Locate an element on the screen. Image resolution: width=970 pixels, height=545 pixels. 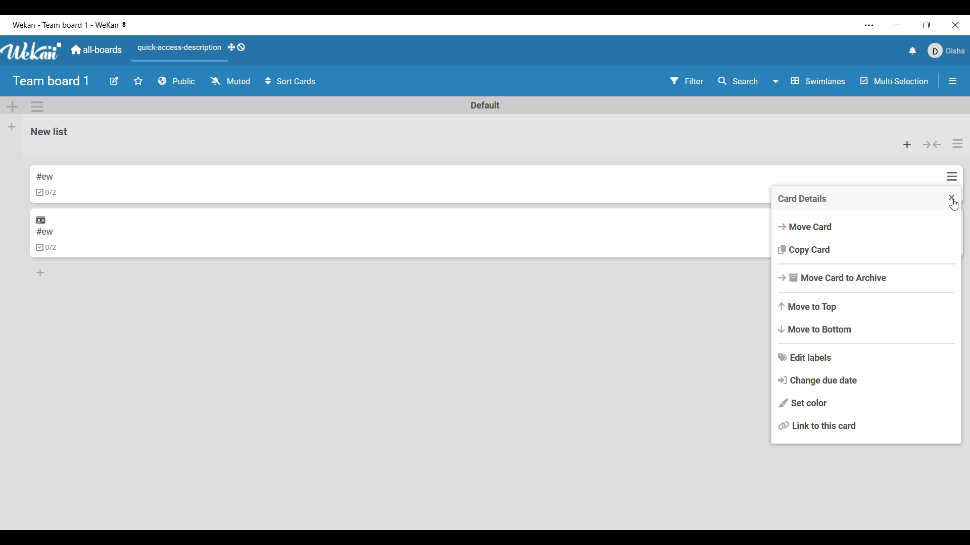
Change due date is located at coordinates (866, 380).